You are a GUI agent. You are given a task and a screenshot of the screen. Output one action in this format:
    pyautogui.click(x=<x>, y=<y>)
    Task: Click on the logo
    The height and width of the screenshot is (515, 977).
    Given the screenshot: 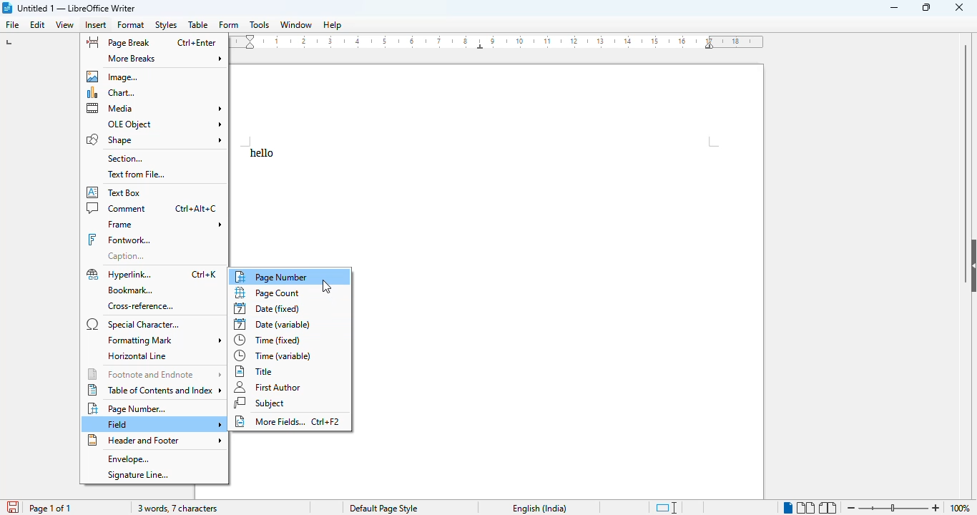 What is the action you would take?
    pyautogui.click(x=6, y=8)
    